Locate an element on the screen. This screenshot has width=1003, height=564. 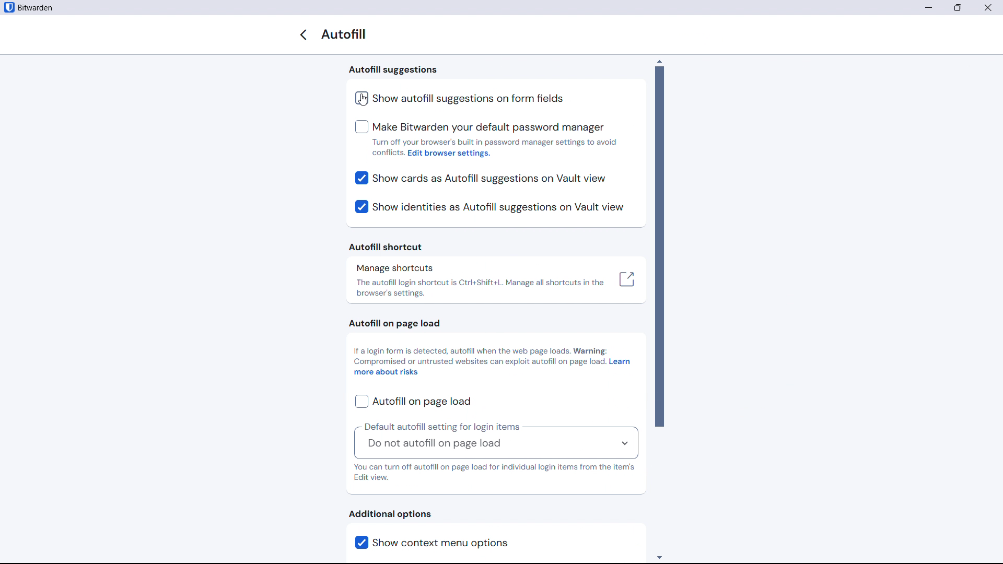
Option unticked is located at coordinates (460, 98).